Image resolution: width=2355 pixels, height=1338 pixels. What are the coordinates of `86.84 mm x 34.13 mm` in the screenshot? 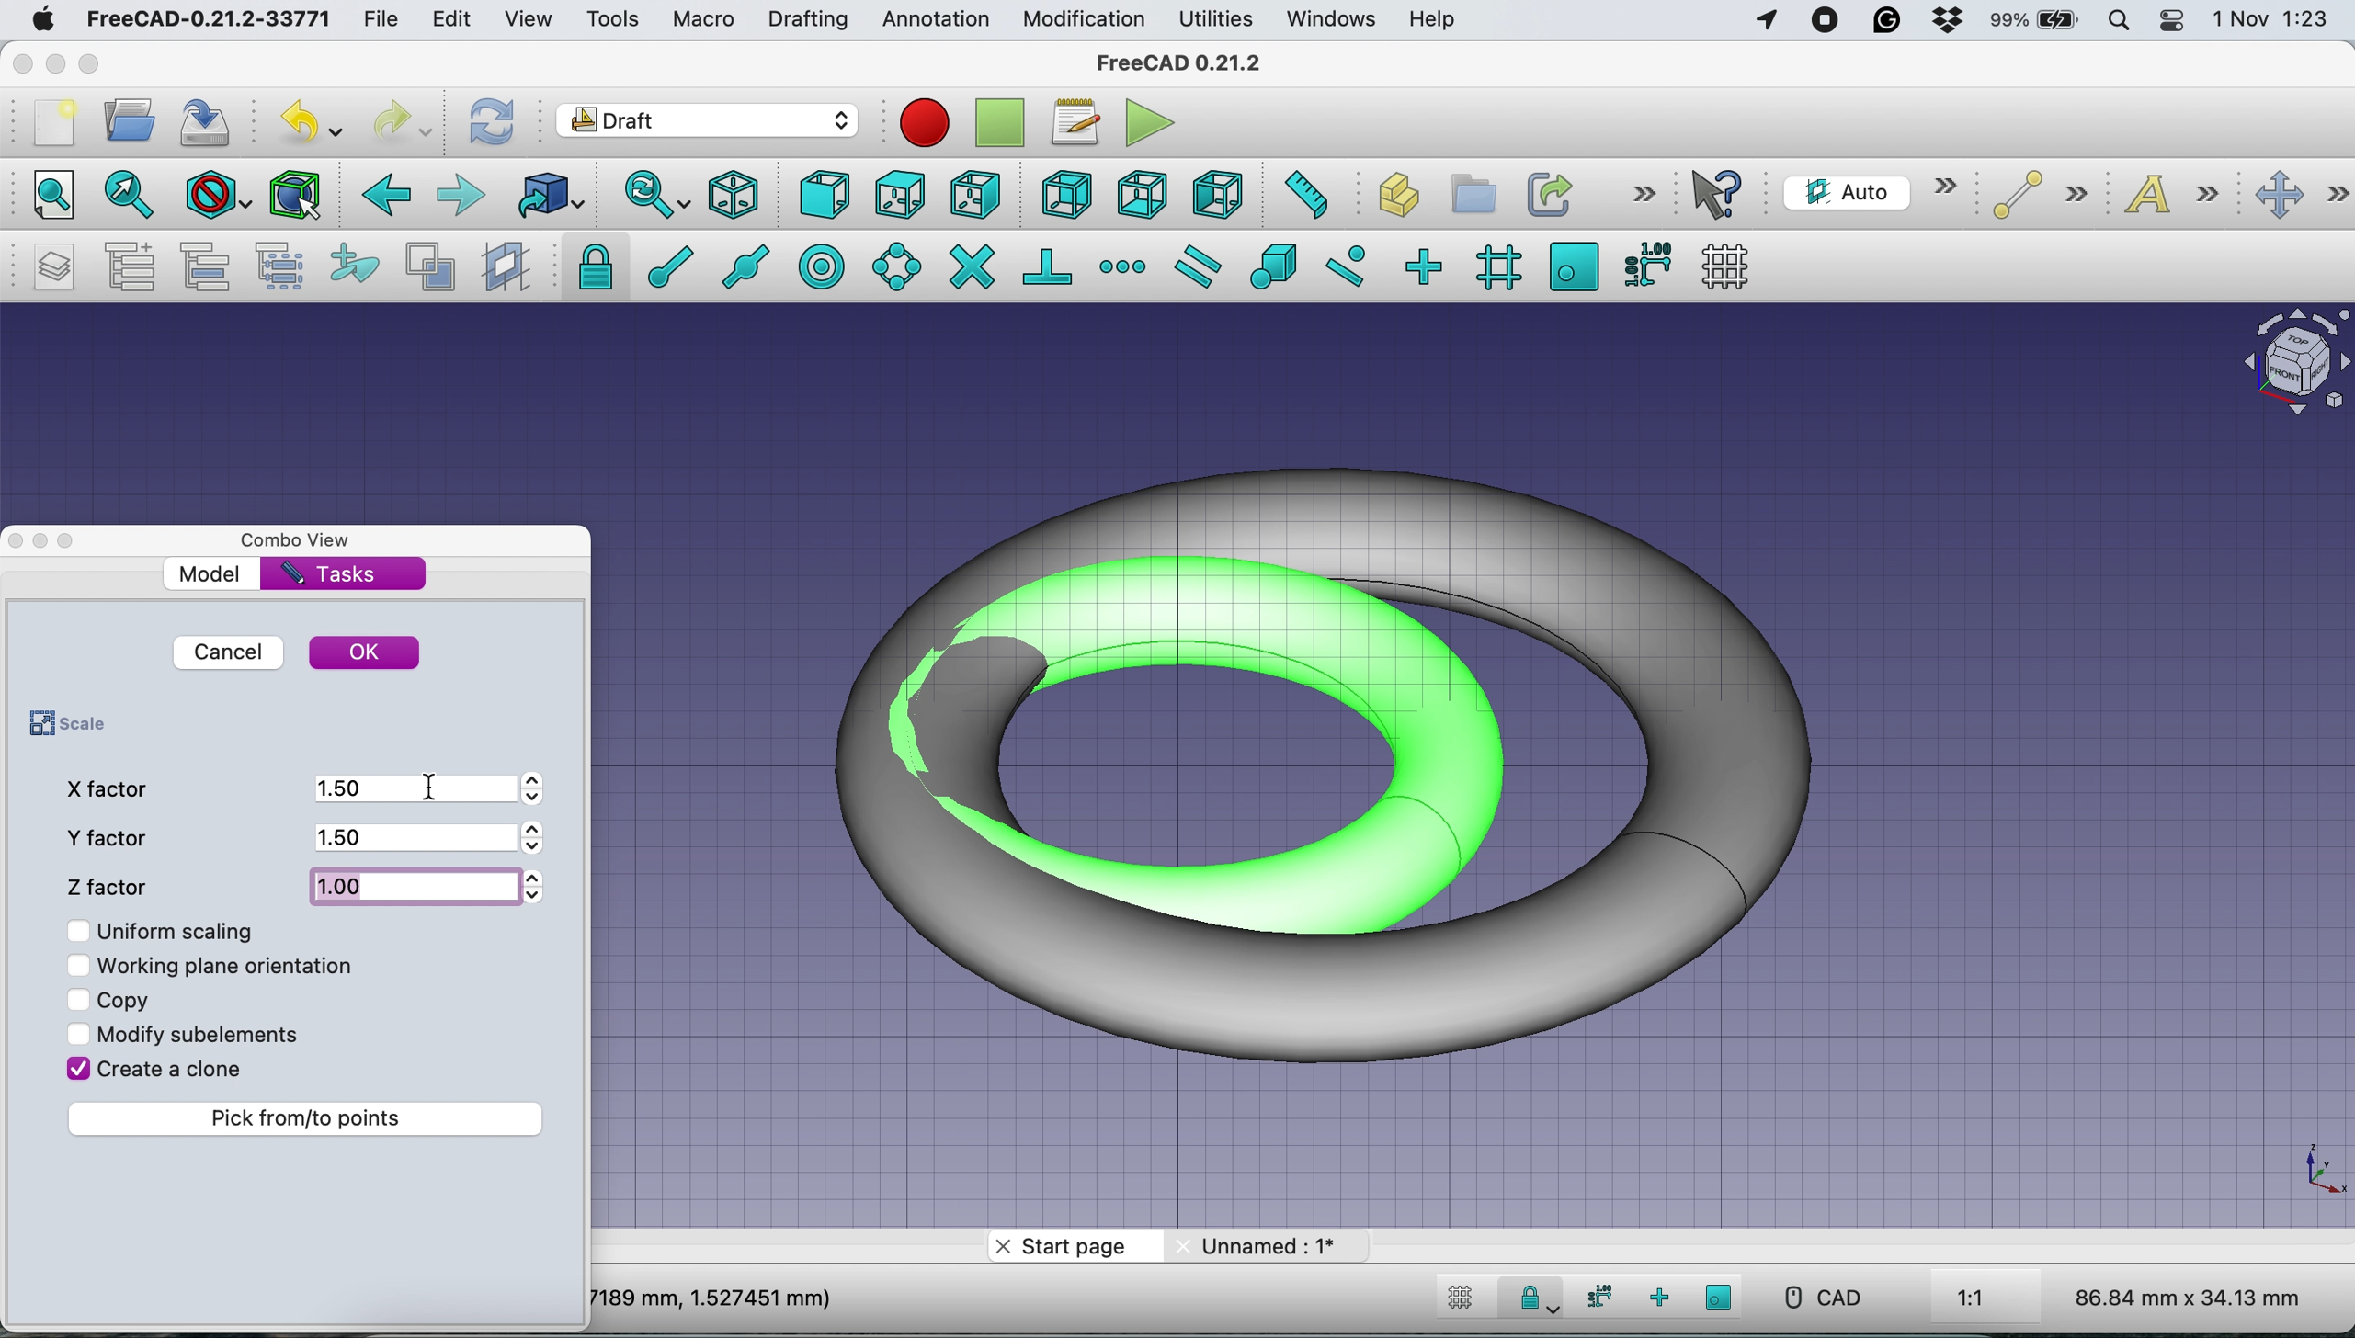 It's located at (2190, 1297).